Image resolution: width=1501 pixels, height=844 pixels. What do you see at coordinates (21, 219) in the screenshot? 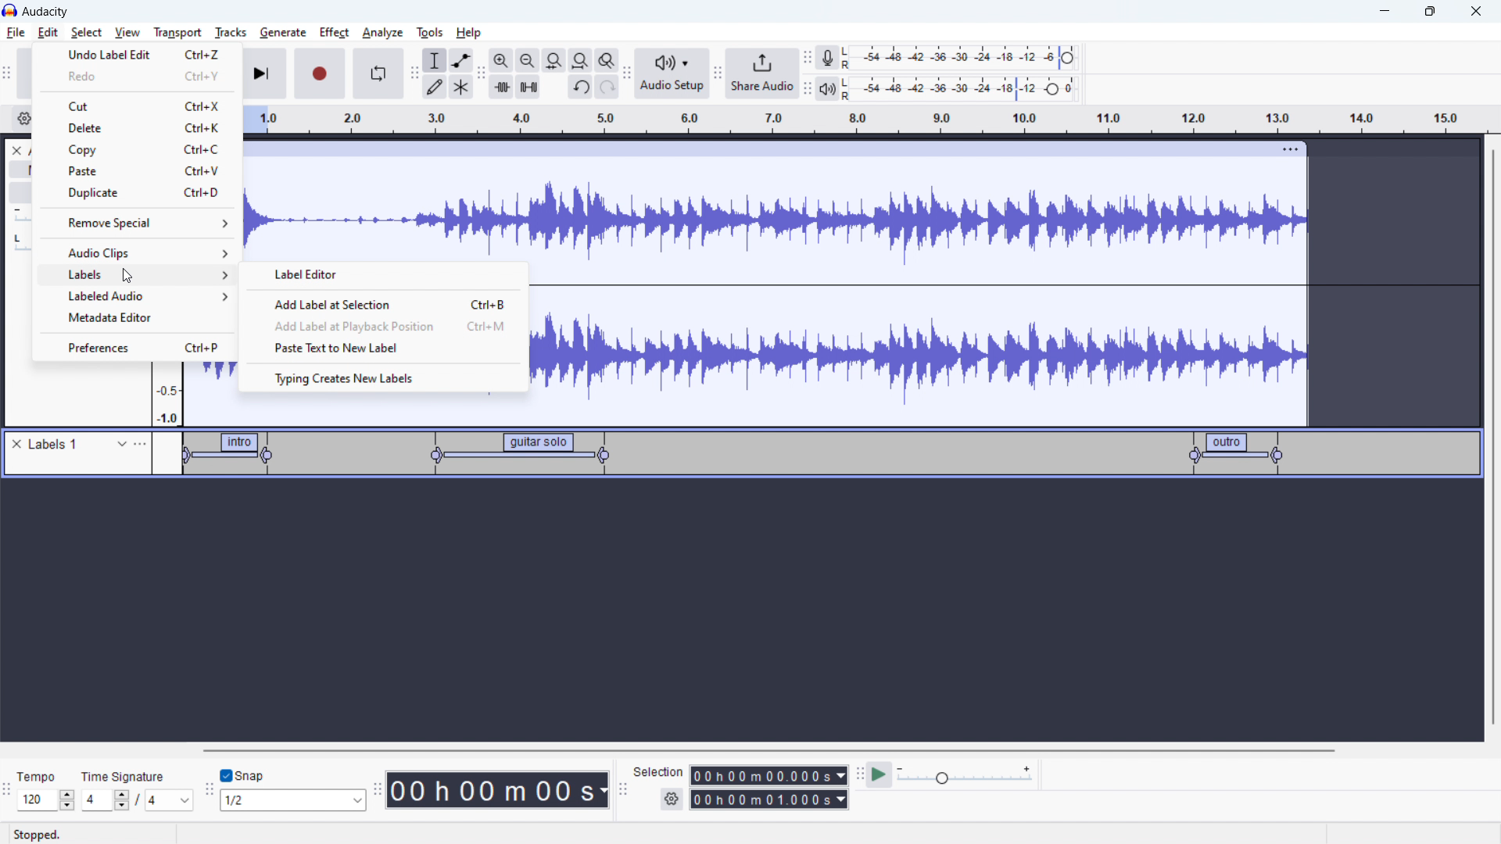
I see `gain` at bounding box center [21, 219].